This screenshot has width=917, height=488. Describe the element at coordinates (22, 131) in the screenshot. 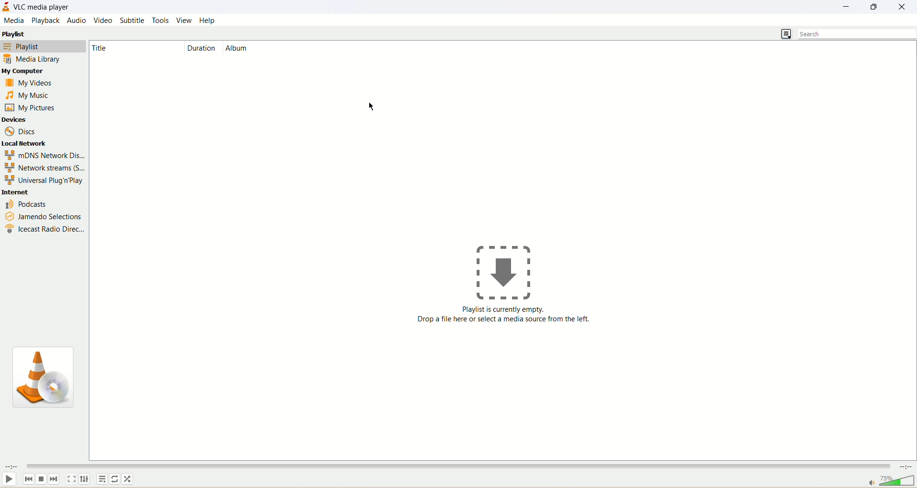

I see `discs` at that location.